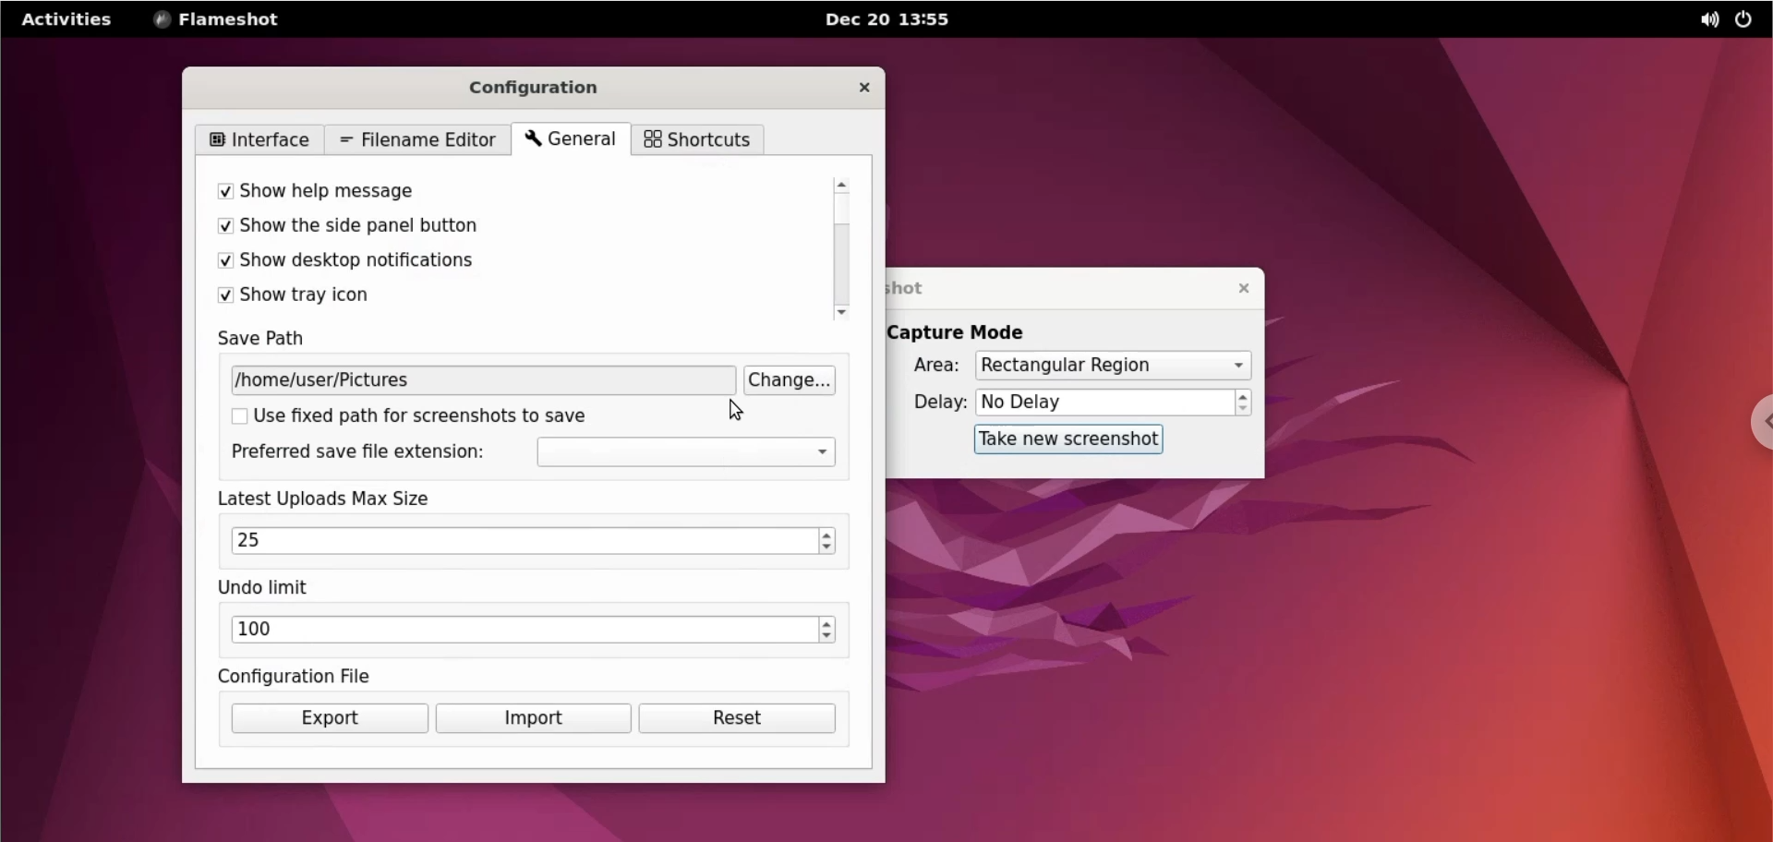 This screenshot has width=1773, height=842. What do you see at coordinates (1743, 20) in the screenshot?
I see `power options` at bounding box center [1743, 20].